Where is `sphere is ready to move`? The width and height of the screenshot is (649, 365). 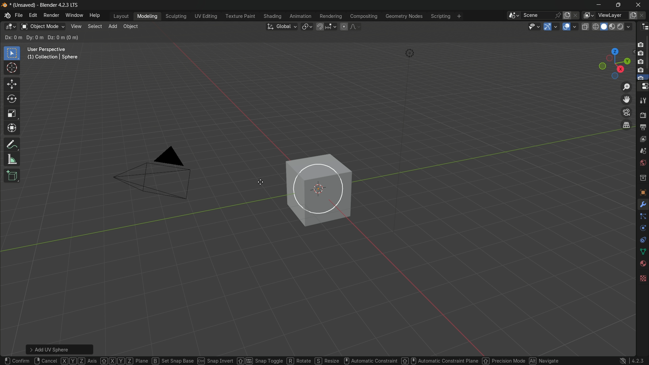
sphere is ready to move is located at coordinates (323, 186).